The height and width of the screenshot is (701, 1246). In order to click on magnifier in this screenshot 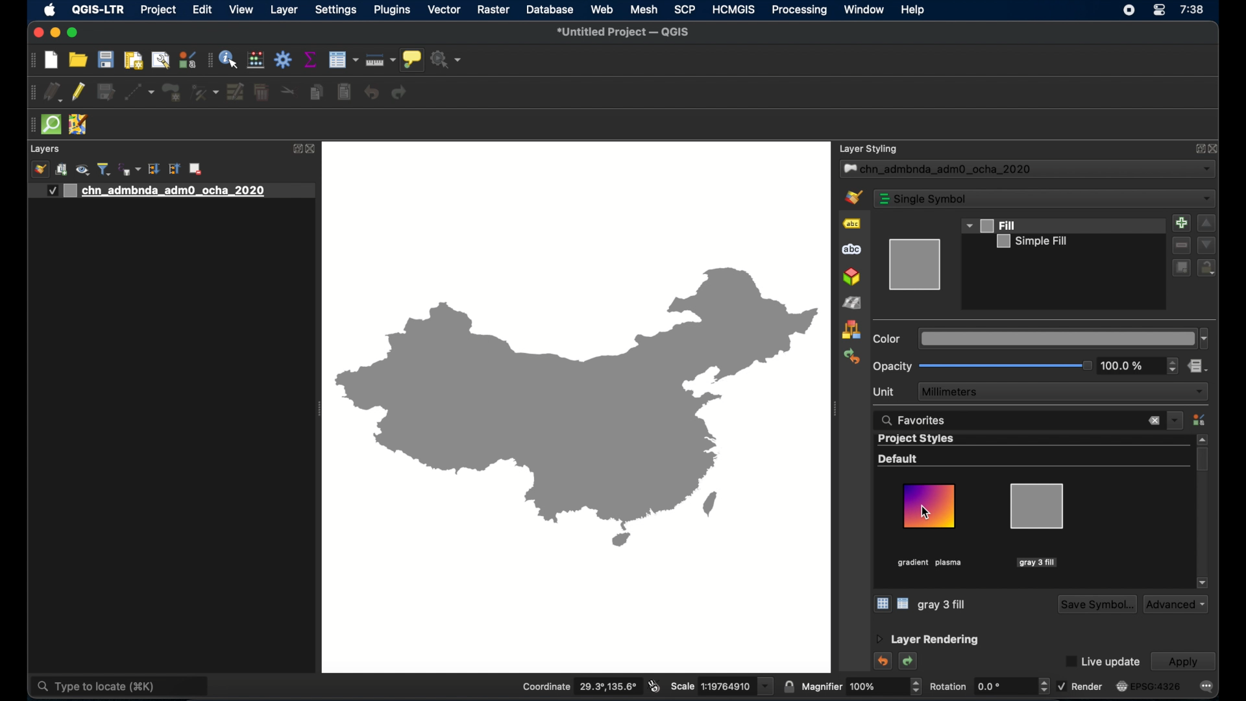, I will do `click(854, 687)`.